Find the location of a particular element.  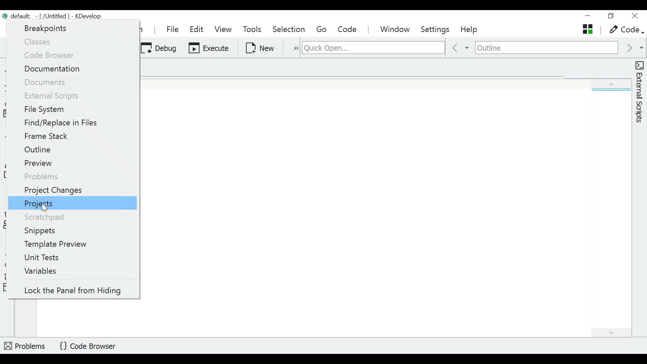

Selection is located at coordinates (290, 30).